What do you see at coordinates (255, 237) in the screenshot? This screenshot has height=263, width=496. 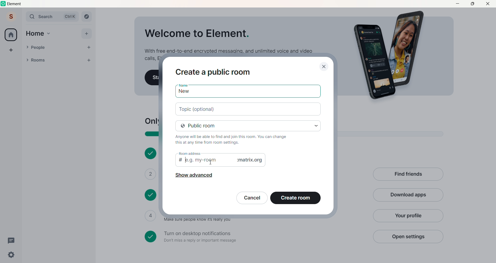 I see `Turn on desktop notifications
Don't miss a reply or important message` at bounding box center [255, 237].